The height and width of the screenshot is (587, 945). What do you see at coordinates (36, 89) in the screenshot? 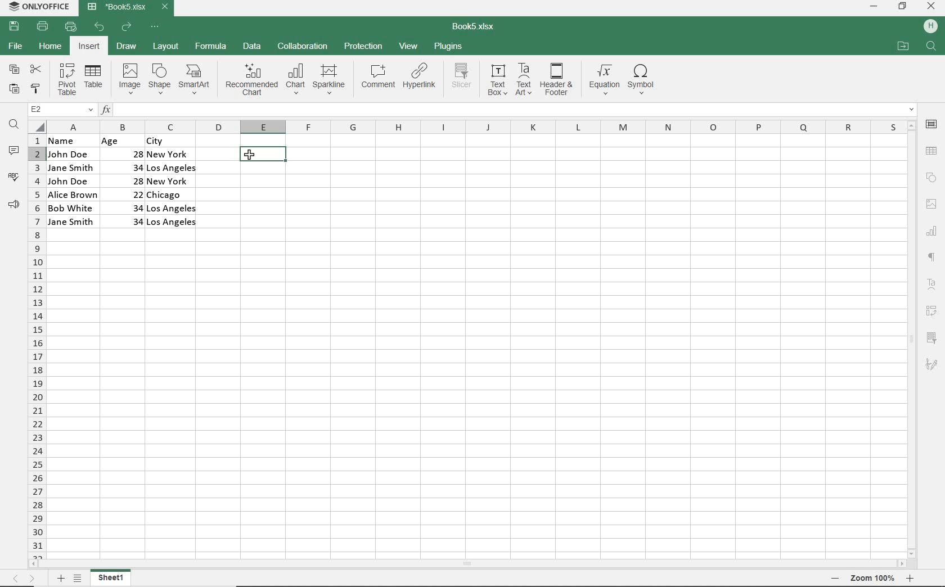
I see `COPY STYLE` at bounding box center [36, 89].